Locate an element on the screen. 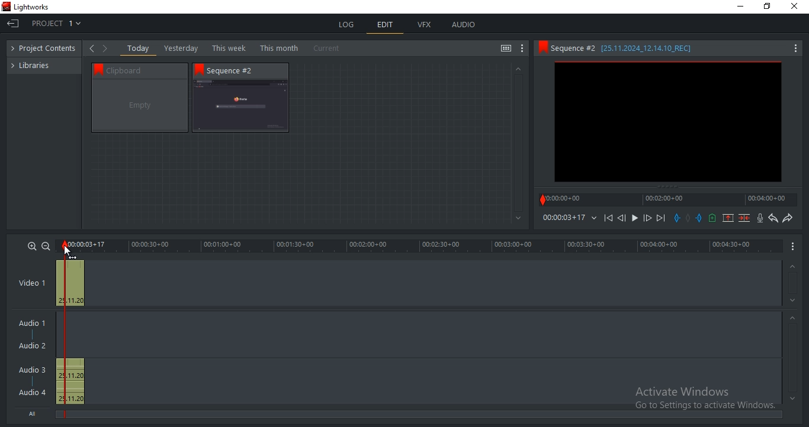 The width and height of the screenshot is (809, 427). Audio 4 is located at coordinates (33, 392).